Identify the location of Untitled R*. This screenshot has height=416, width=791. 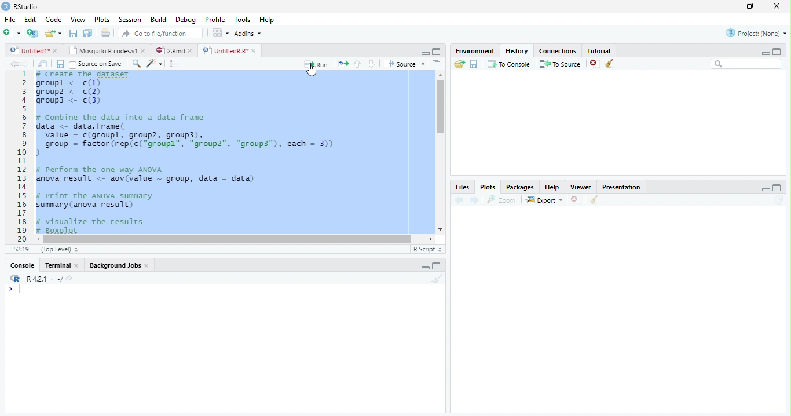
(229, 50).